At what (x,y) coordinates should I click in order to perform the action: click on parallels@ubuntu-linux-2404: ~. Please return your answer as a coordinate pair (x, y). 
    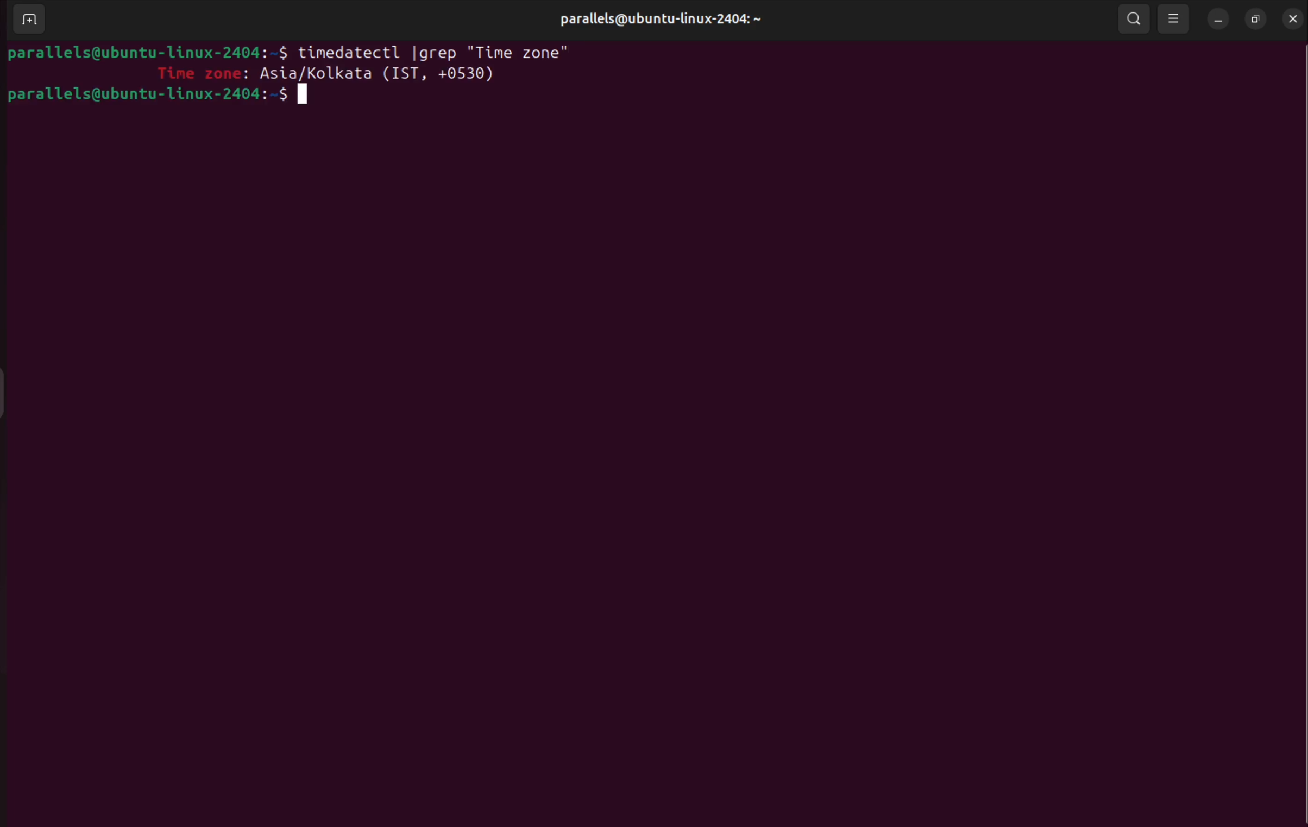
    Looking at the image, I should click on (661, 19).